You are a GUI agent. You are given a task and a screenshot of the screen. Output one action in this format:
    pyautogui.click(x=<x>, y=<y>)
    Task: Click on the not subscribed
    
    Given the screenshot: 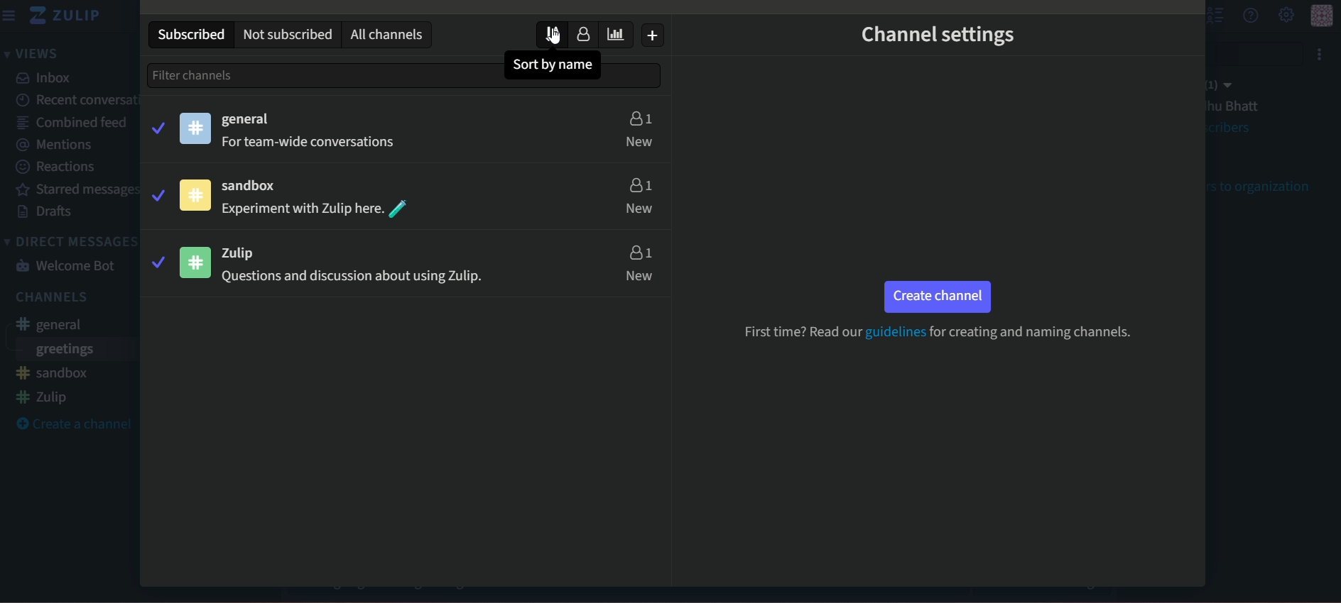 What is the action you would take?
    pyautogui.click(x=287, y=35)
    